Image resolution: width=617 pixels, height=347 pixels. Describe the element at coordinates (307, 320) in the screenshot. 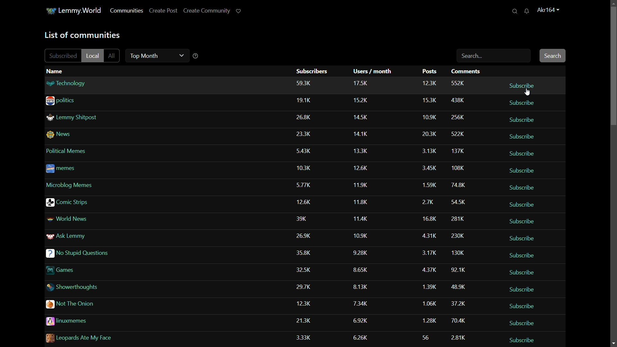

I see `subscribers` at that location.